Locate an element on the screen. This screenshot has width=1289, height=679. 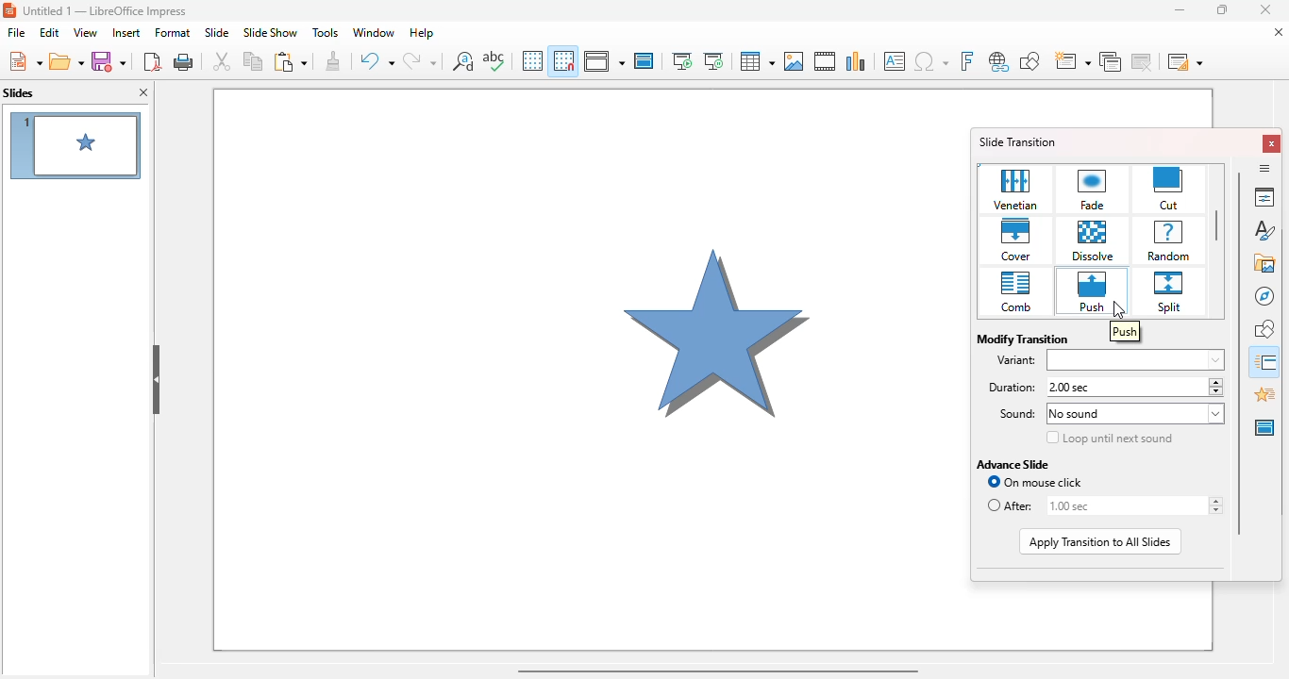
close pane is located at coordinates (143, 91).